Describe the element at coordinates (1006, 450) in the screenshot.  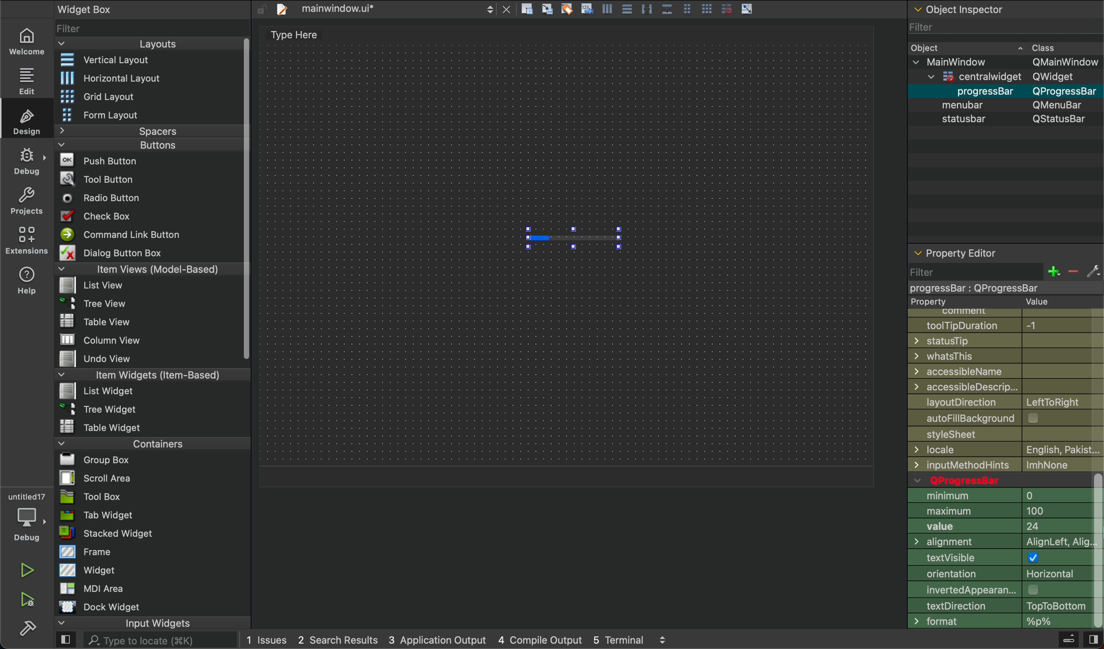
I see `locale` at that location.